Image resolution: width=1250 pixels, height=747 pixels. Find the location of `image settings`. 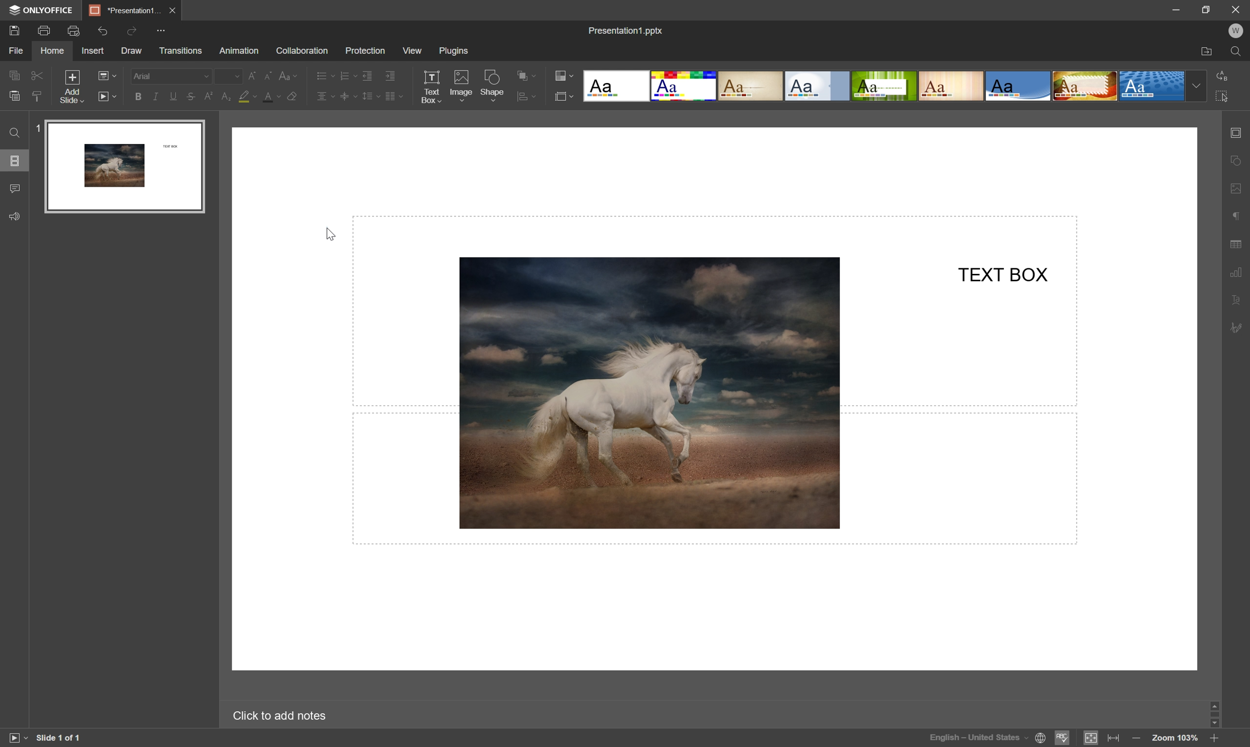

image settings is located at coordinates (1237, 189).